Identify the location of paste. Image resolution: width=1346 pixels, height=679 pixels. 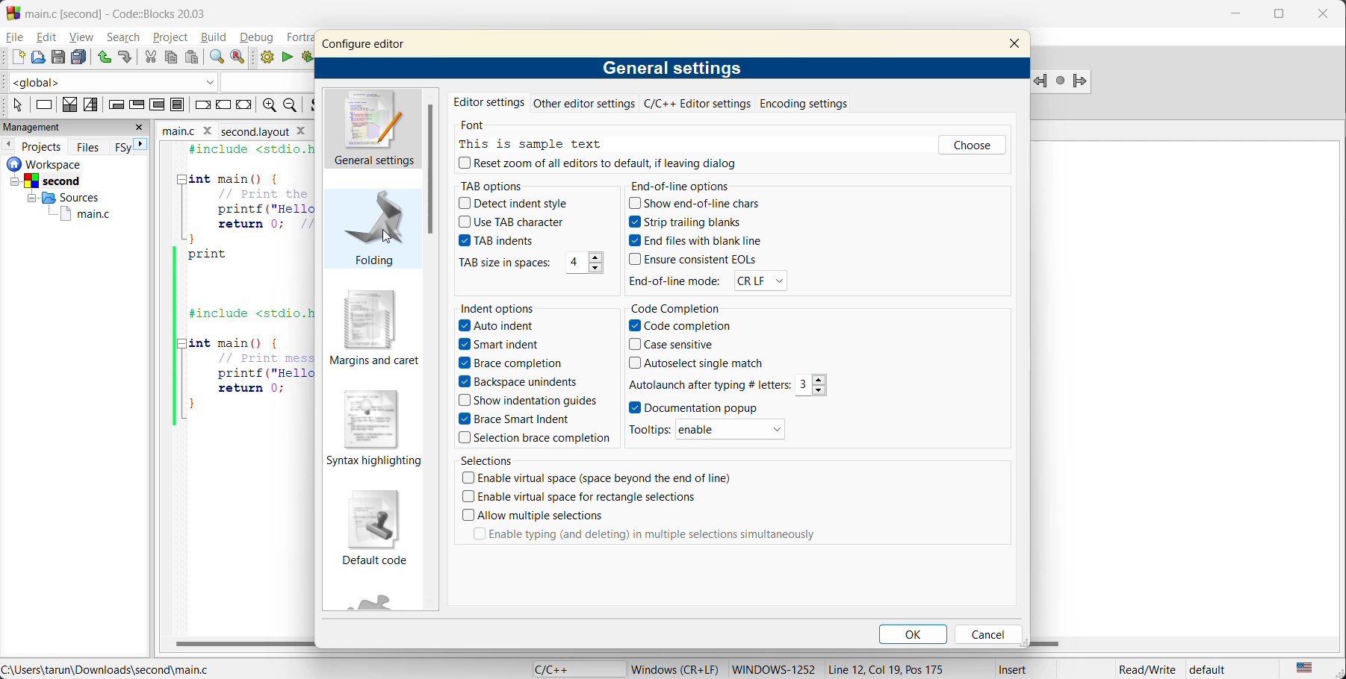
(191, 57).